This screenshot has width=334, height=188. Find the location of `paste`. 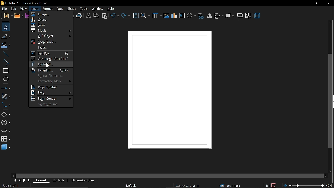

paste is located at coordinates (105, 16).